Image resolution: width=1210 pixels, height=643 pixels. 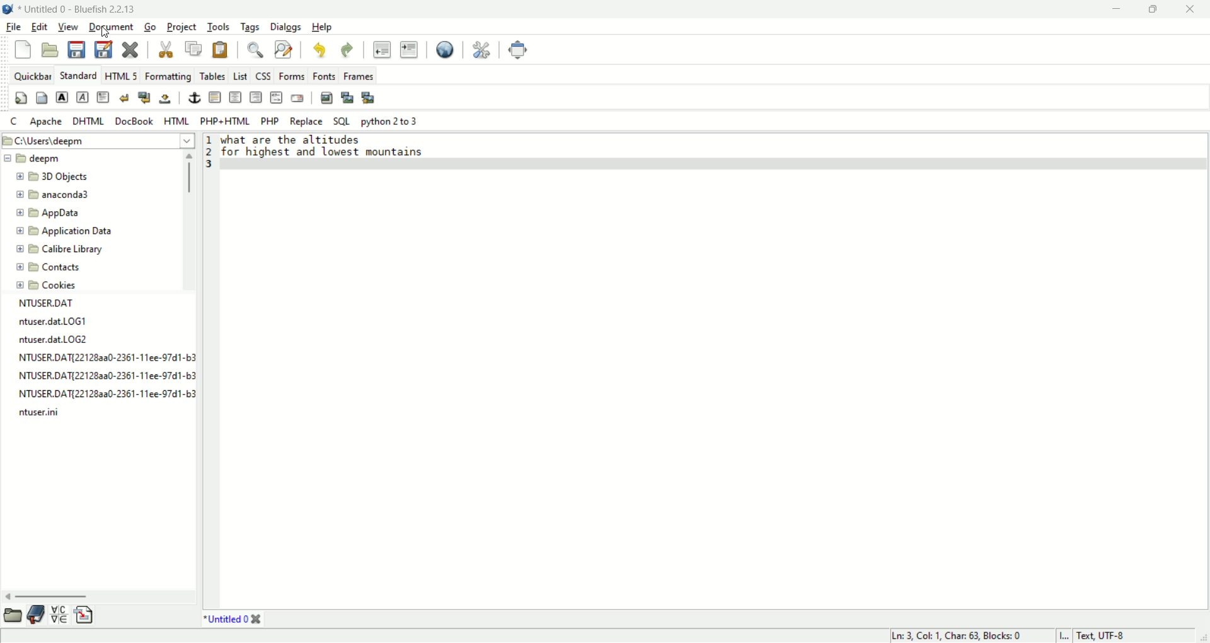 I want to click on multi-thumbnail, so click(x=368, y=96).